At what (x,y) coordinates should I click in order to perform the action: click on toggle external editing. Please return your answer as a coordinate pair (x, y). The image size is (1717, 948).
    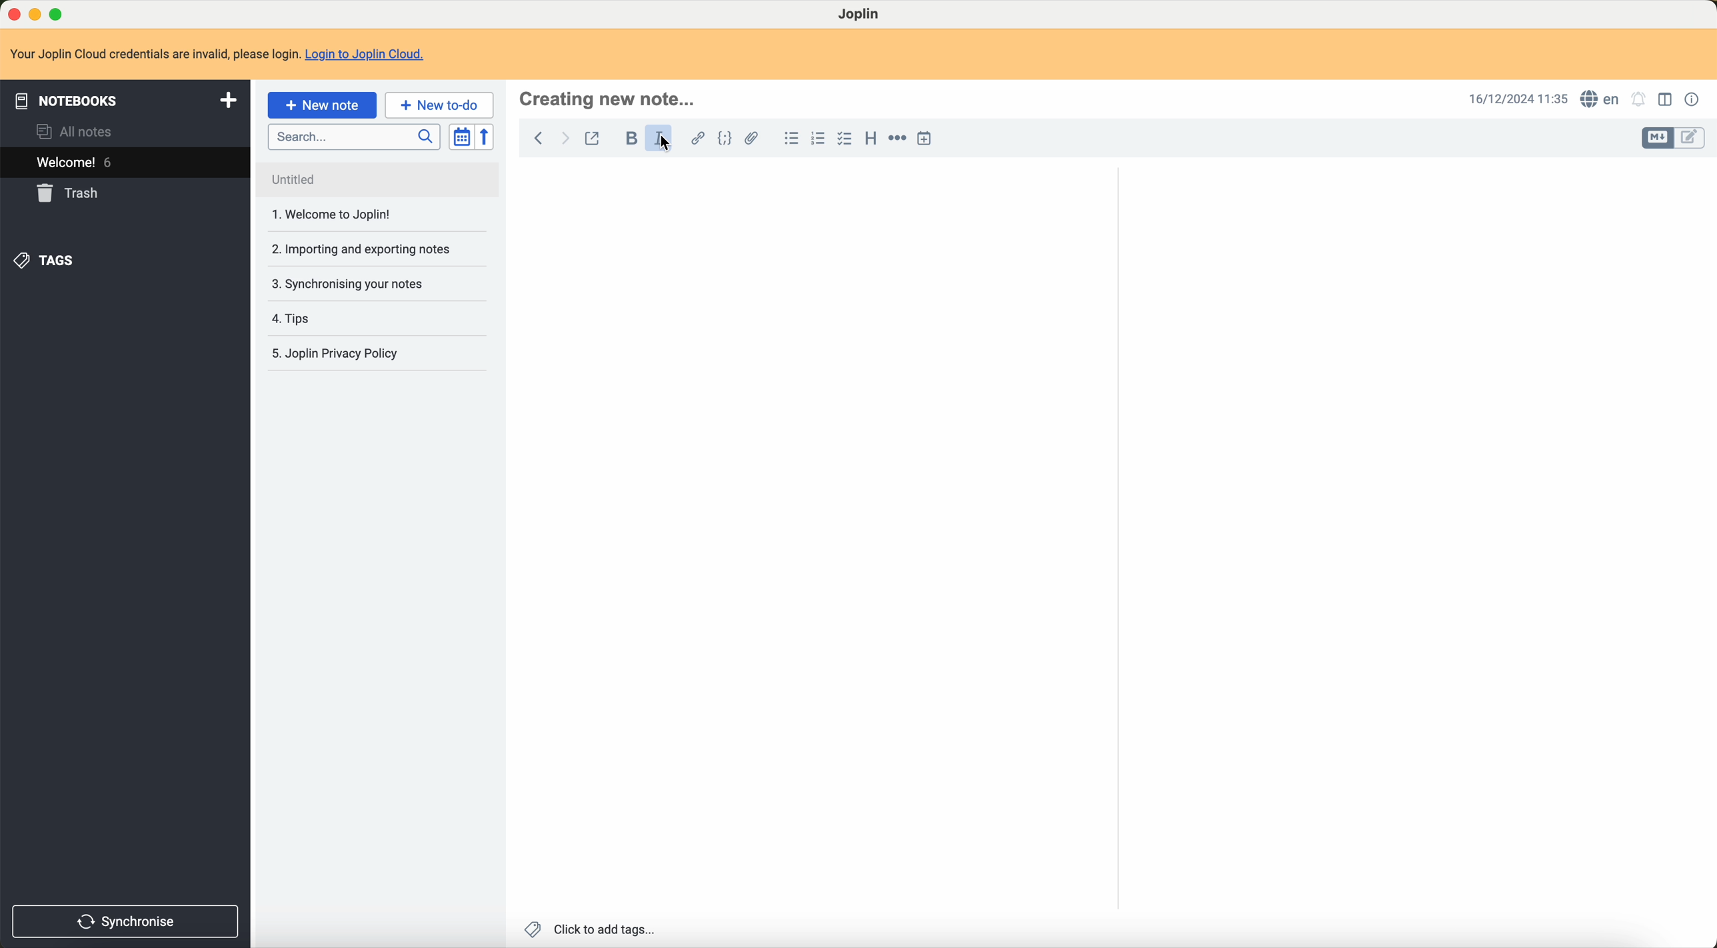
    Looking at the image, I should click on (597, 139).